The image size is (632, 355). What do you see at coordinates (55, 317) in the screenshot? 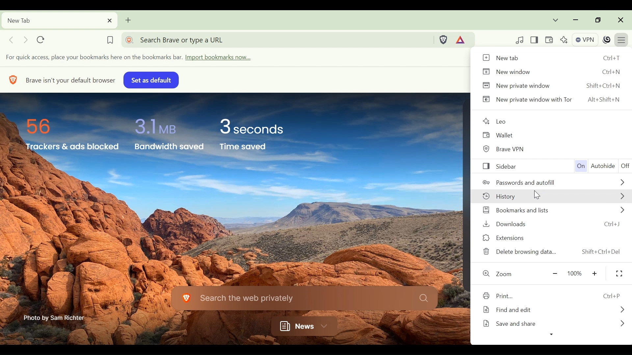
I see `Photo by Sam Richter-—` at bounding box center [55, 317].